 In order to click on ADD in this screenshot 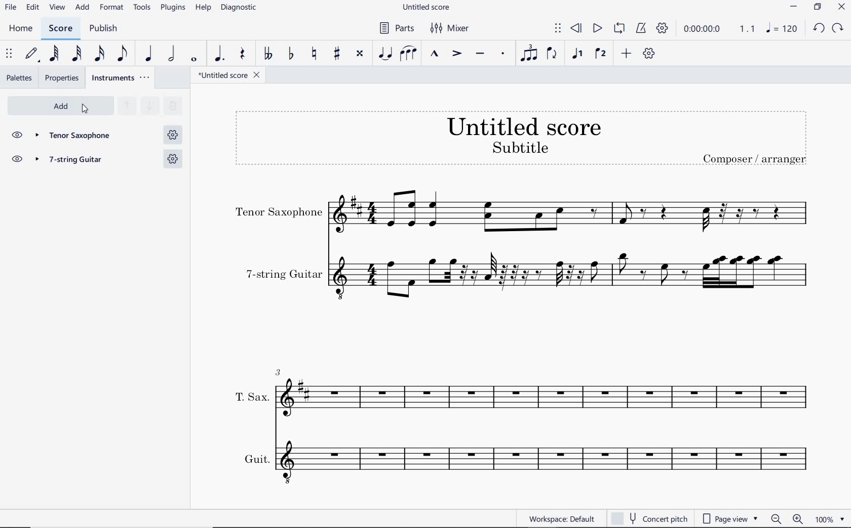, I will do `click(83, 8)`.